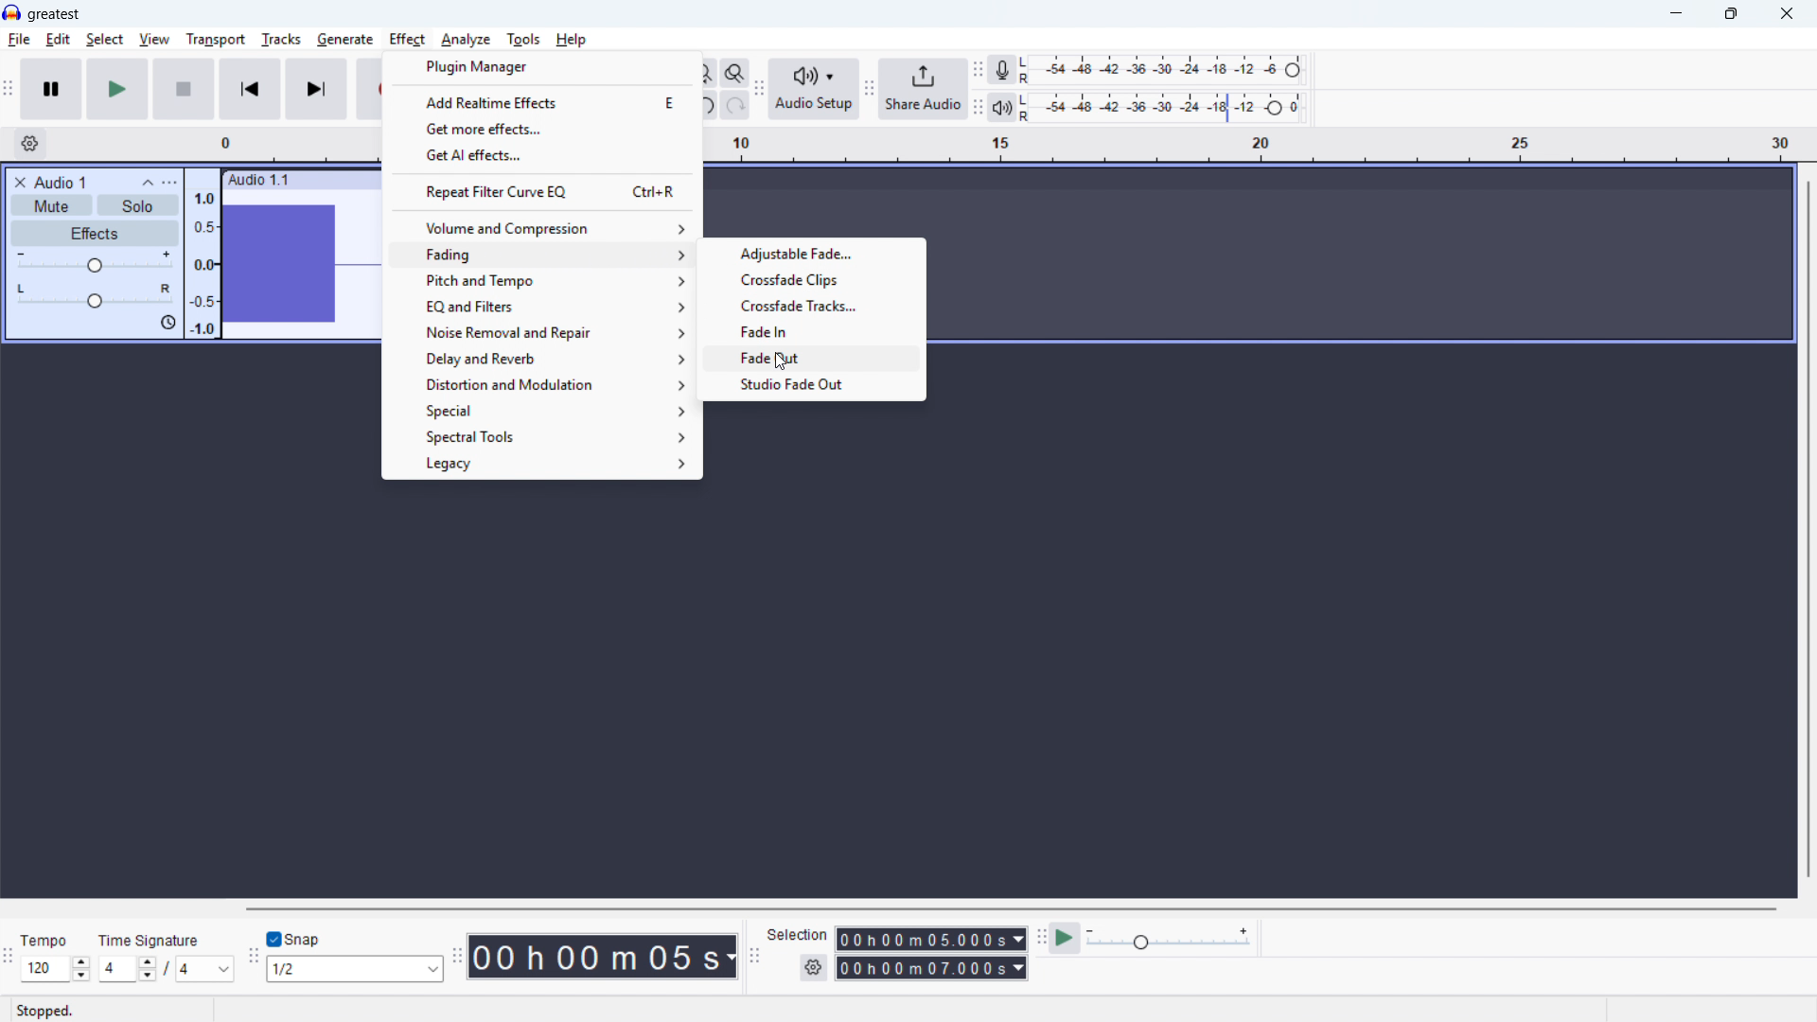 Image resolution: width=1817 pixels, height=1022 pixels. What do you see at coordinates (56, 968) in the screenshot?
I see `Set tempo ` at bounding box center [56, 968].